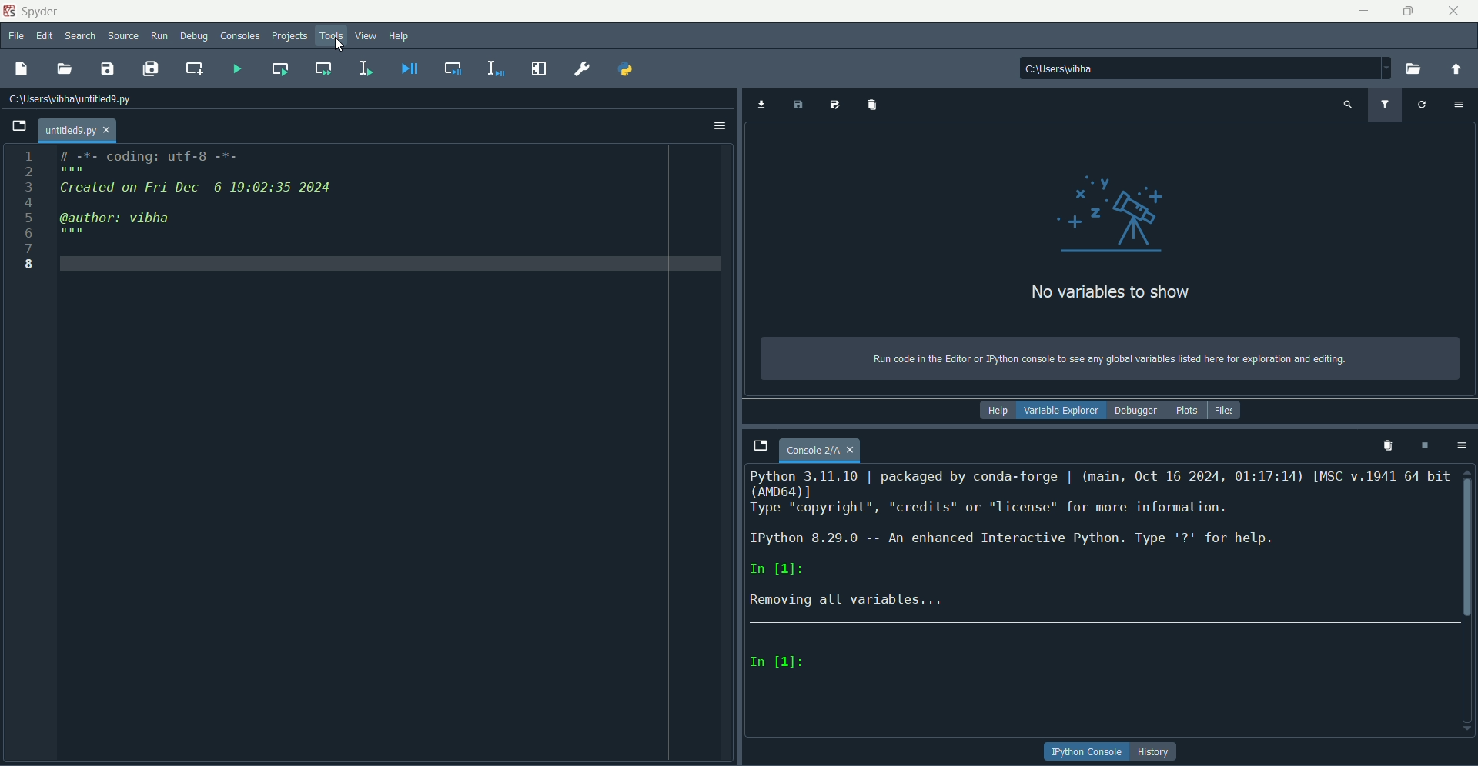 The height and width of the screenshot is (766, 1478). Describe the element at coordinates (1414, 69) in the screenshot. I see `browse directory` at that location.